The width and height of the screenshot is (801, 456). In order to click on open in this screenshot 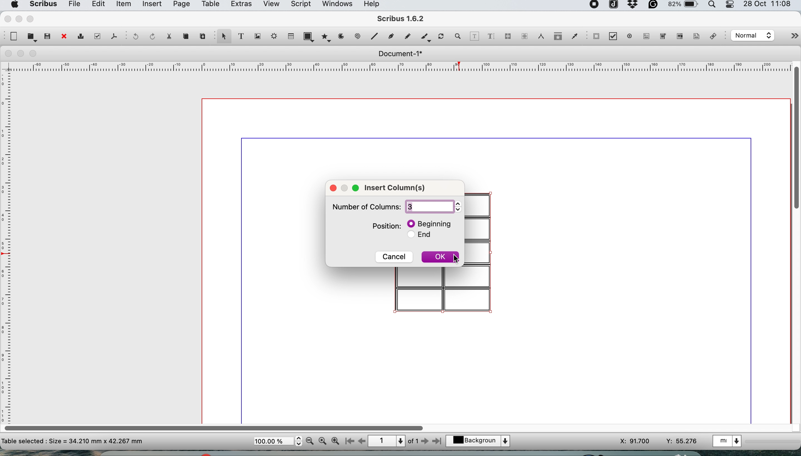, I will do `click(32, 37)`.